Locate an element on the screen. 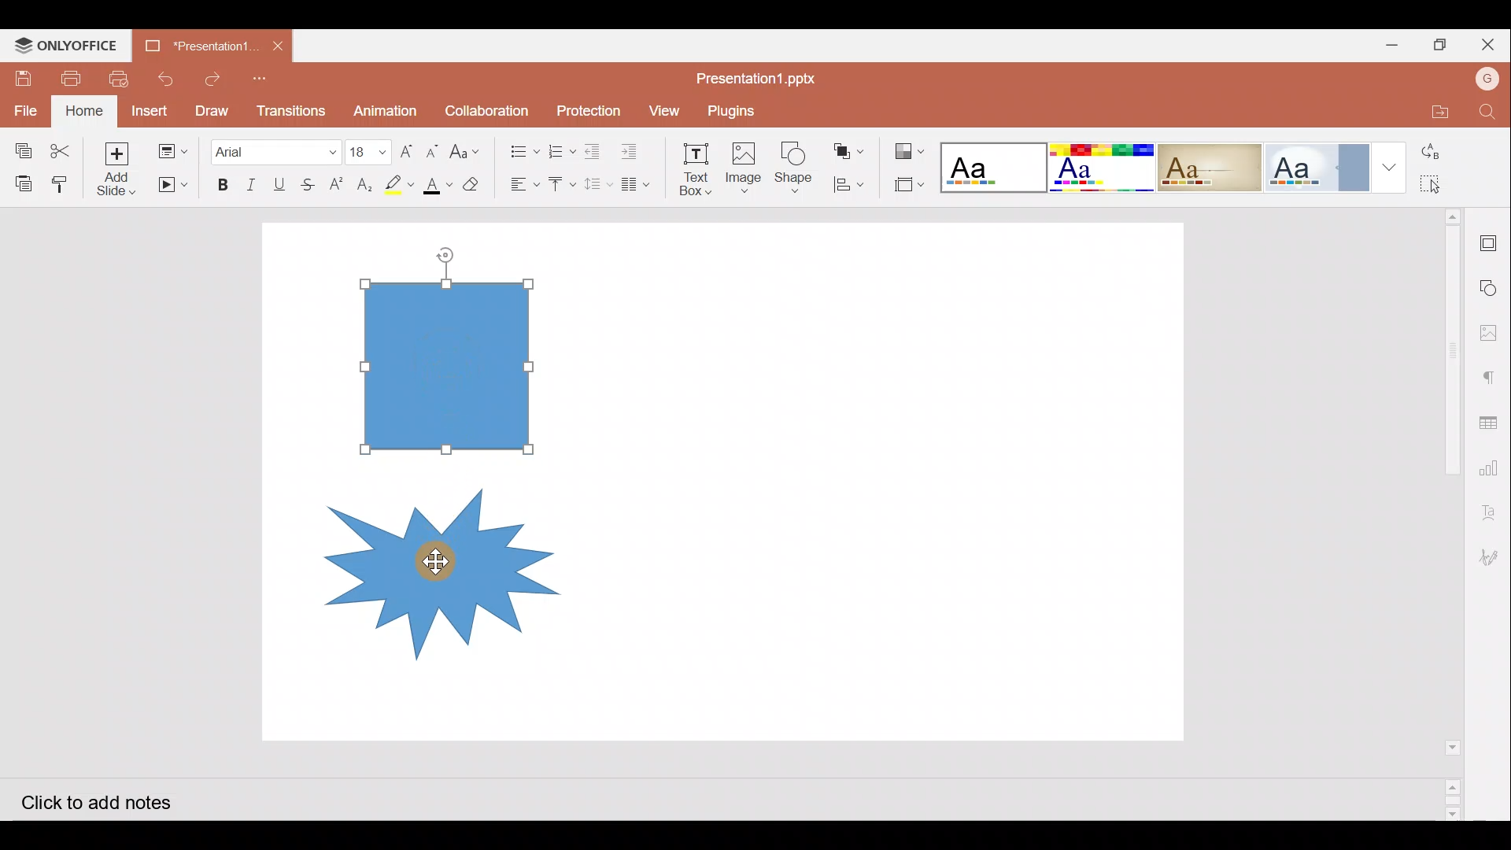 This screenshot has height=850, width=1511. Select slide size is located at coordinates (907, 185).